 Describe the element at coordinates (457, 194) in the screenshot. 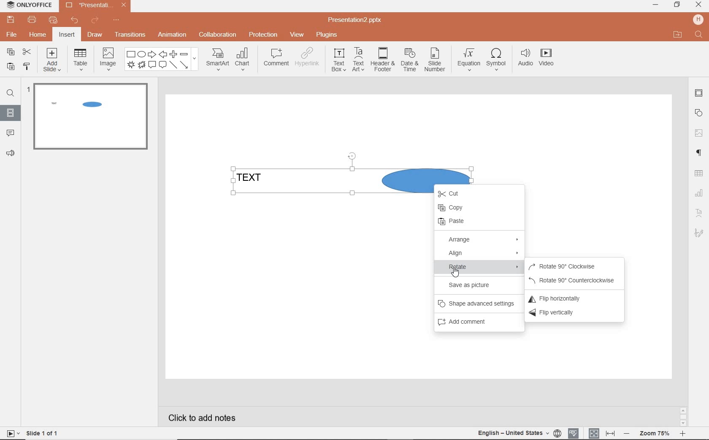

I see `cut` at that location.